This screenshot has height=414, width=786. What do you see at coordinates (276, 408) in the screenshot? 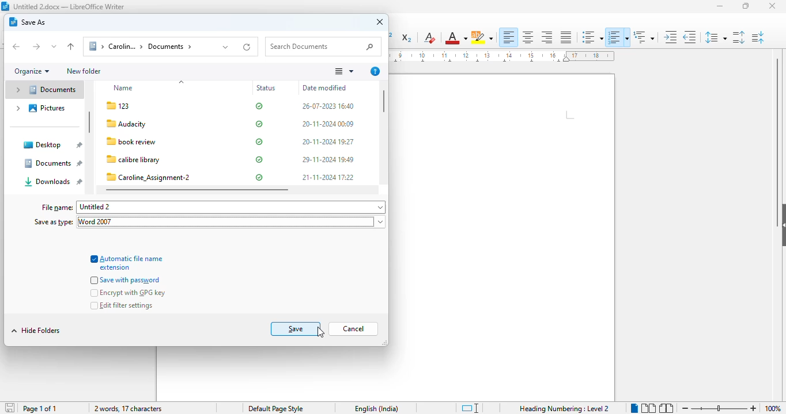
I see `page style` at bounding box center [276, 408].